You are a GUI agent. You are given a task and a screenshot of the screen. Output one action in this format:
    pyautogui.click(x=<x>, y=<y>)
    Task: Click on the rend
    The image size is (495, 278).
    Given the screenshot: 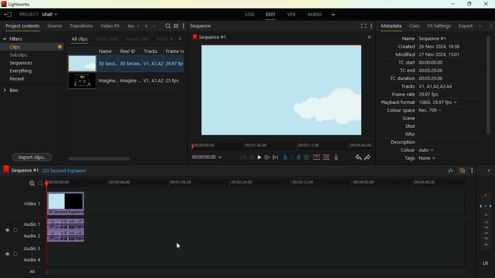 What is the action you would take?
    pyautogui.click(x=162, y=39)
    